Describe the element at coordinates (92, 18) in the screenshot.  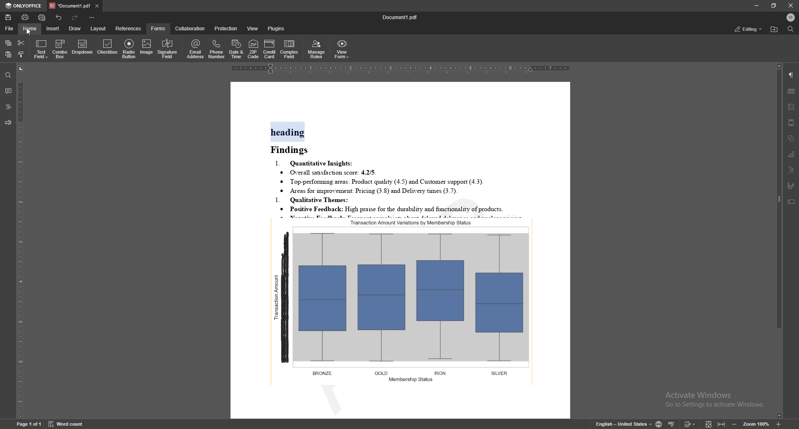
I see `customize toolbar` at that location.